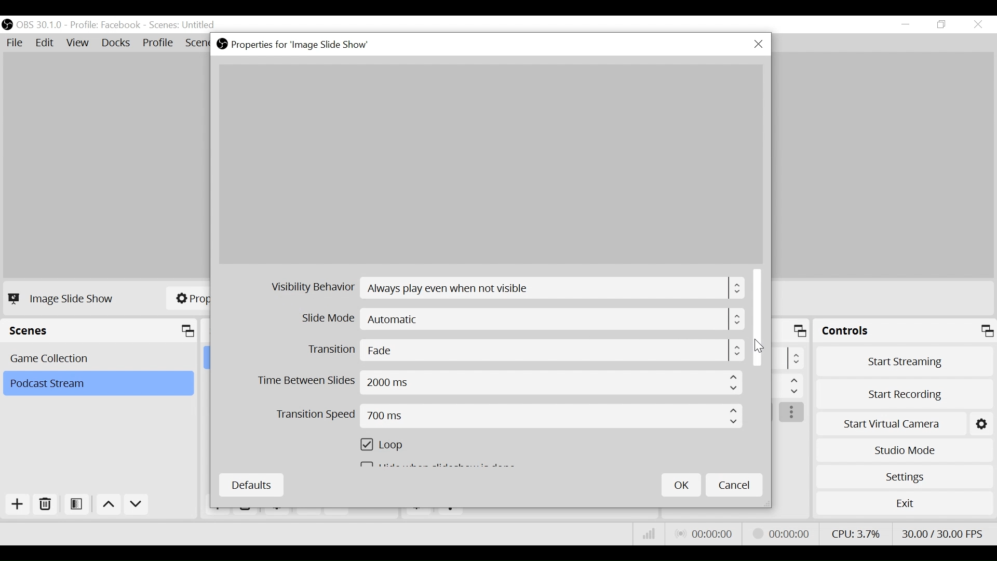 This screenshot has width=997, height=561. I want to click on Stream Status, so click(782, 532).